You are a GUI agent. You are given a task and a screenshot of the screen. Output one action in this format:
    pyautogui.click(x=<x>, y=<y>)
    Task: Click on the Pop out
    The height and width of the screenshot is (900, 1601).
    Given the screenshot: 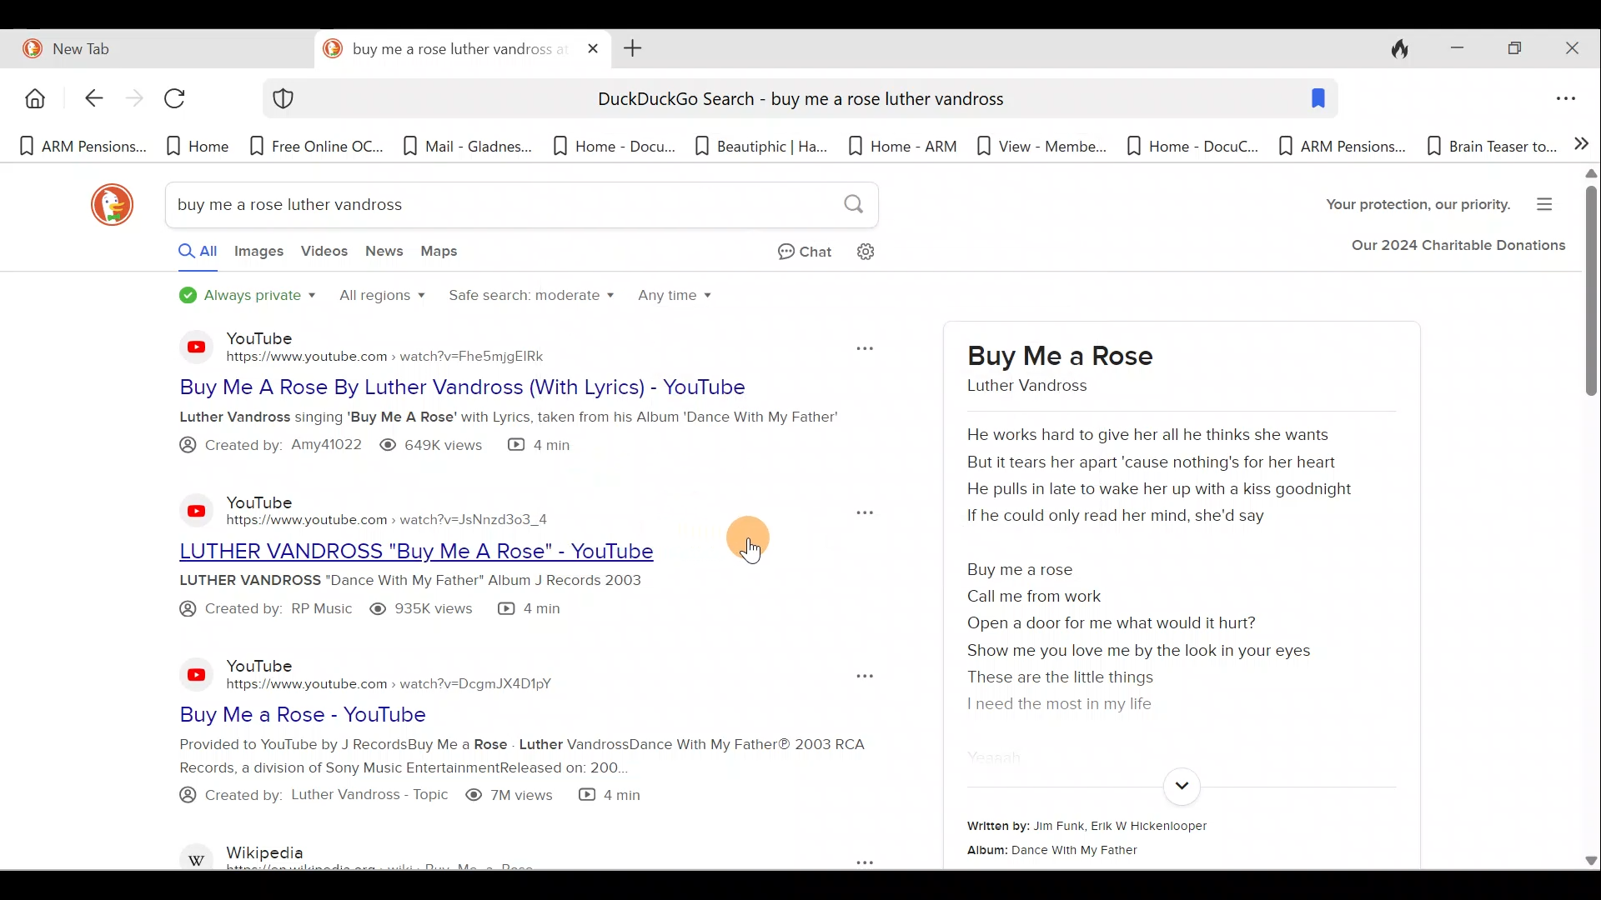 What is the action you would take?
    pyautogui.click(x=851, y=511)
    